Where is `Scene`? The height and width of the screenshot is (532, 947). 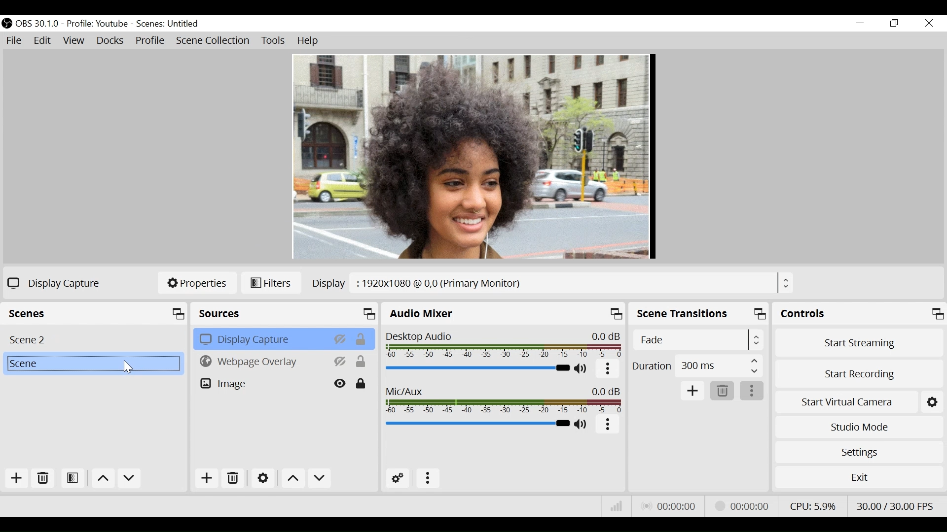 Scene is located at coordinates (93, 364).